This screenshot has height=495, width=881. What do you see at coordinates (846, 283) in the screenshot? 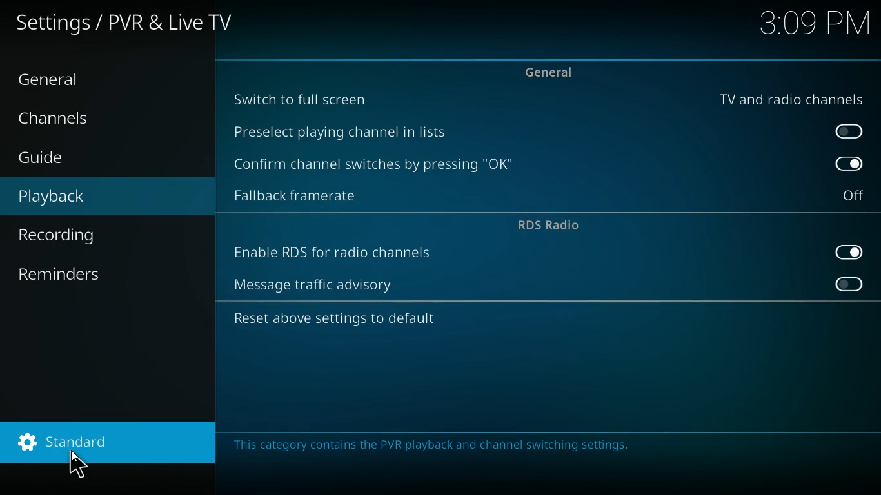
I see `off` at bounding box center [846, 283].